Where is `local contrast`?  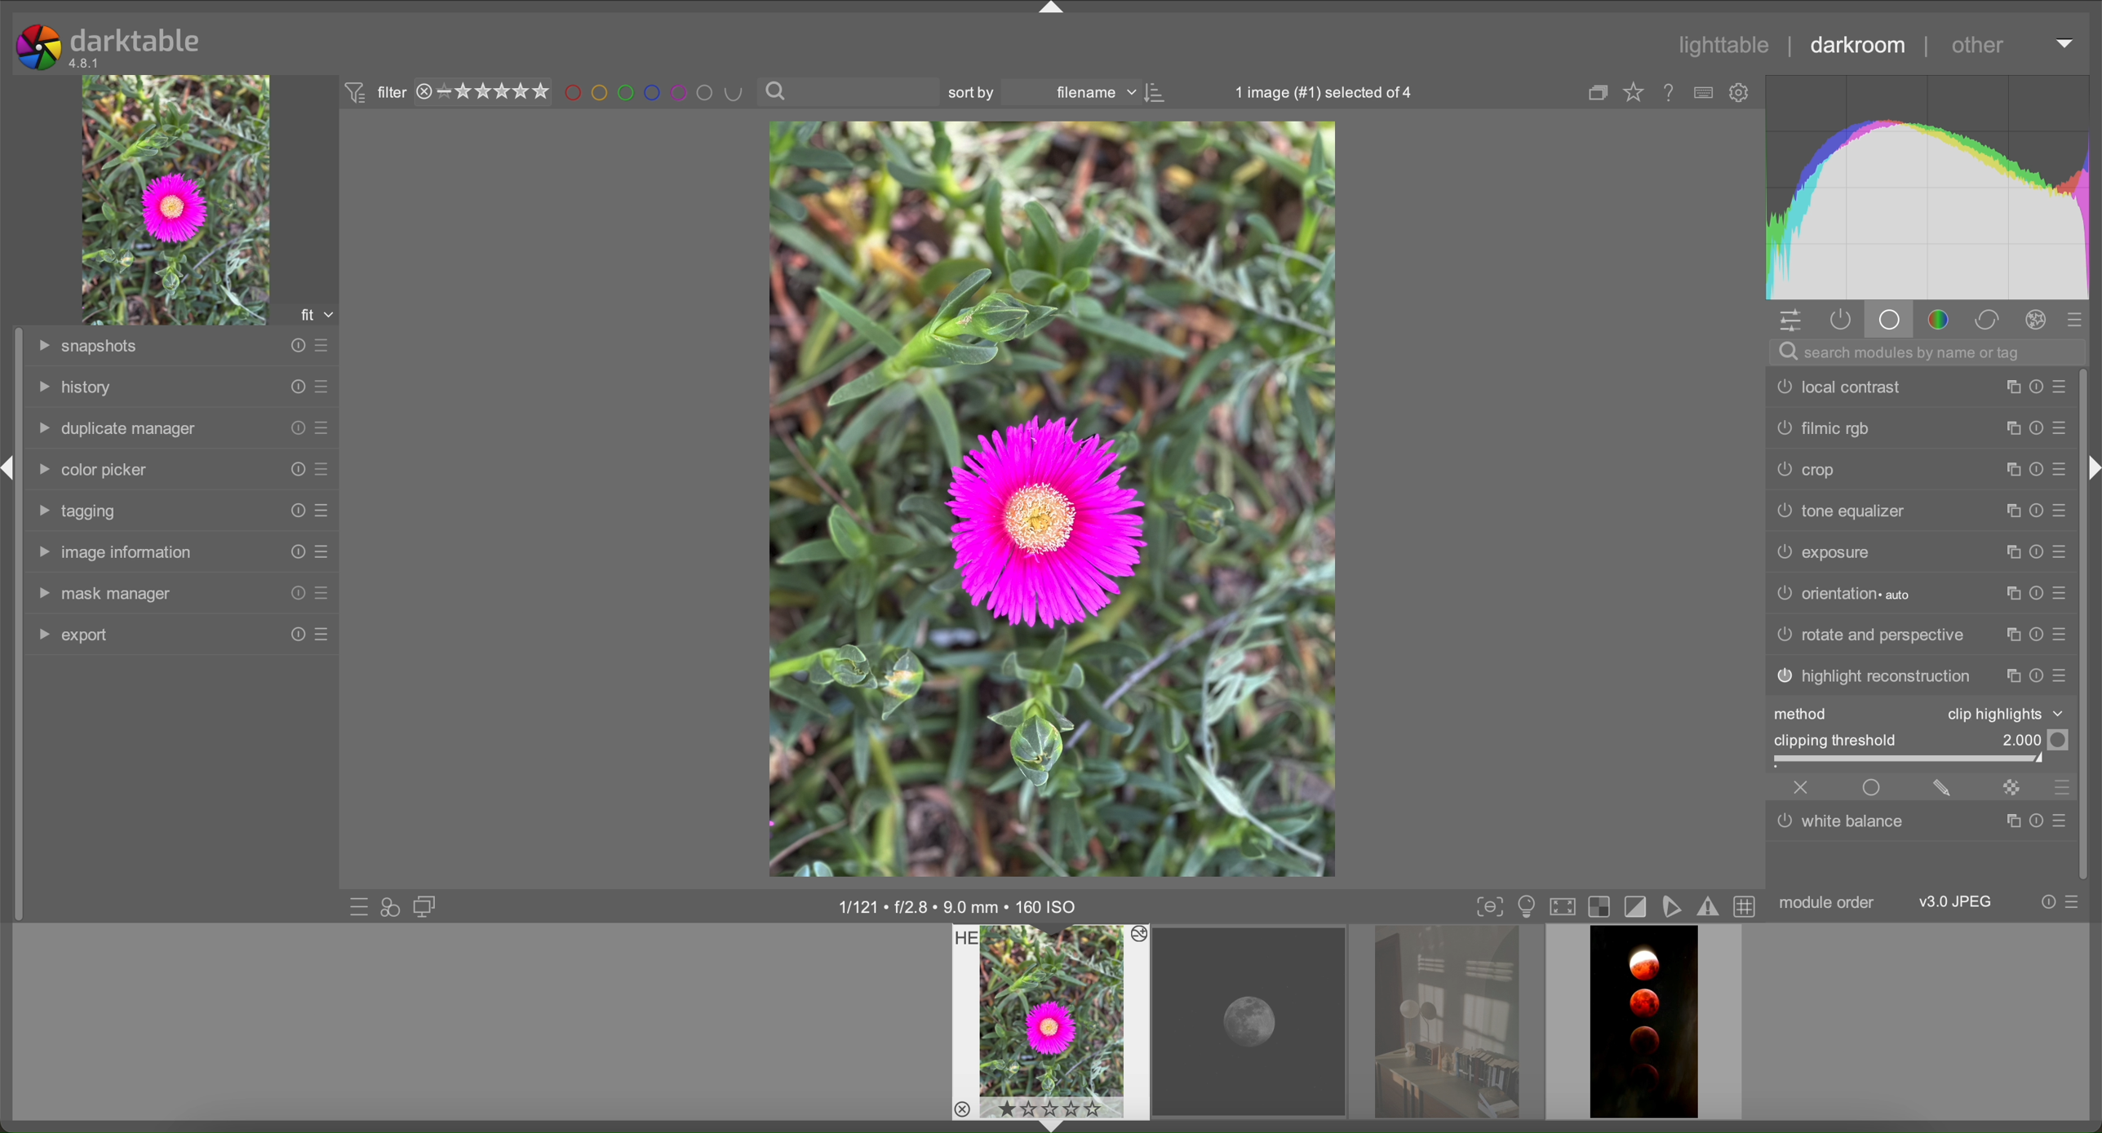 local contrast is located at coordinates (1835, 387).